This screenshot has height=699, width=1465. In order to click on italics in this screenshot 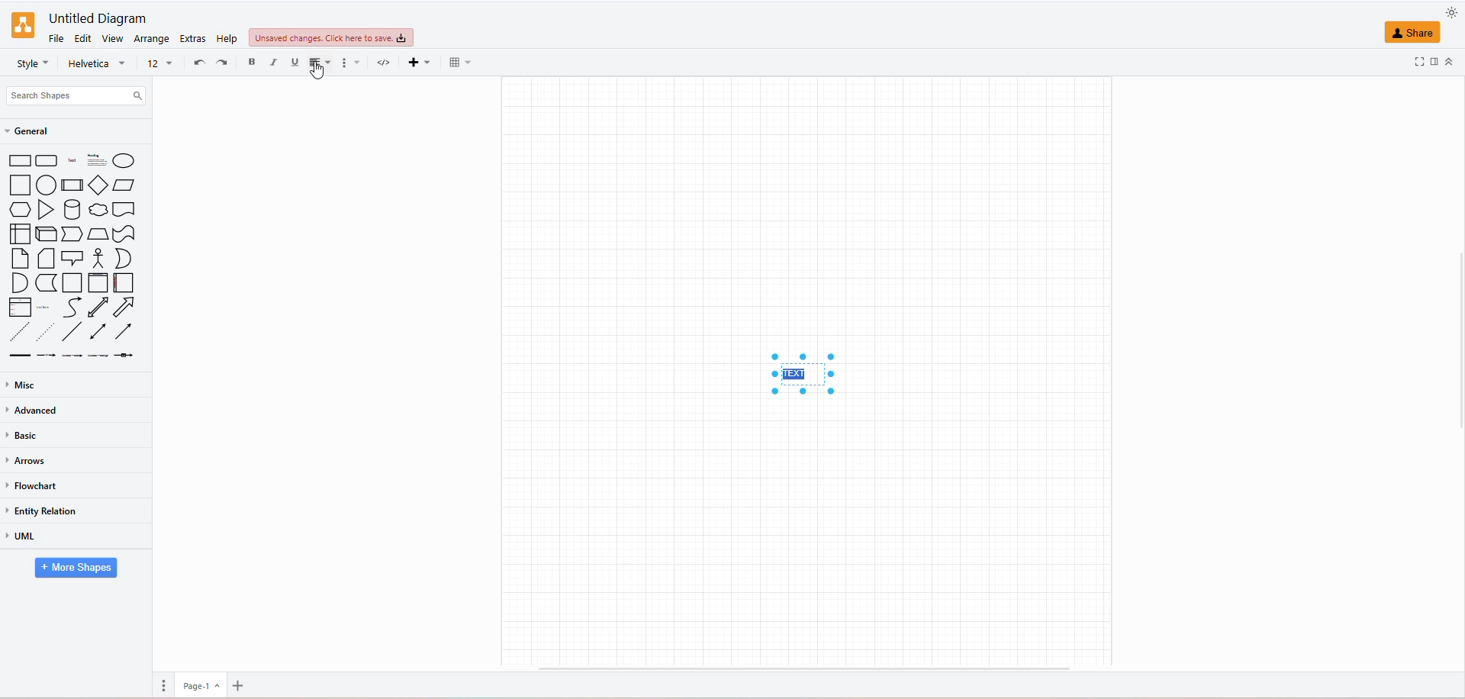, I will do `click(274, 62)`.